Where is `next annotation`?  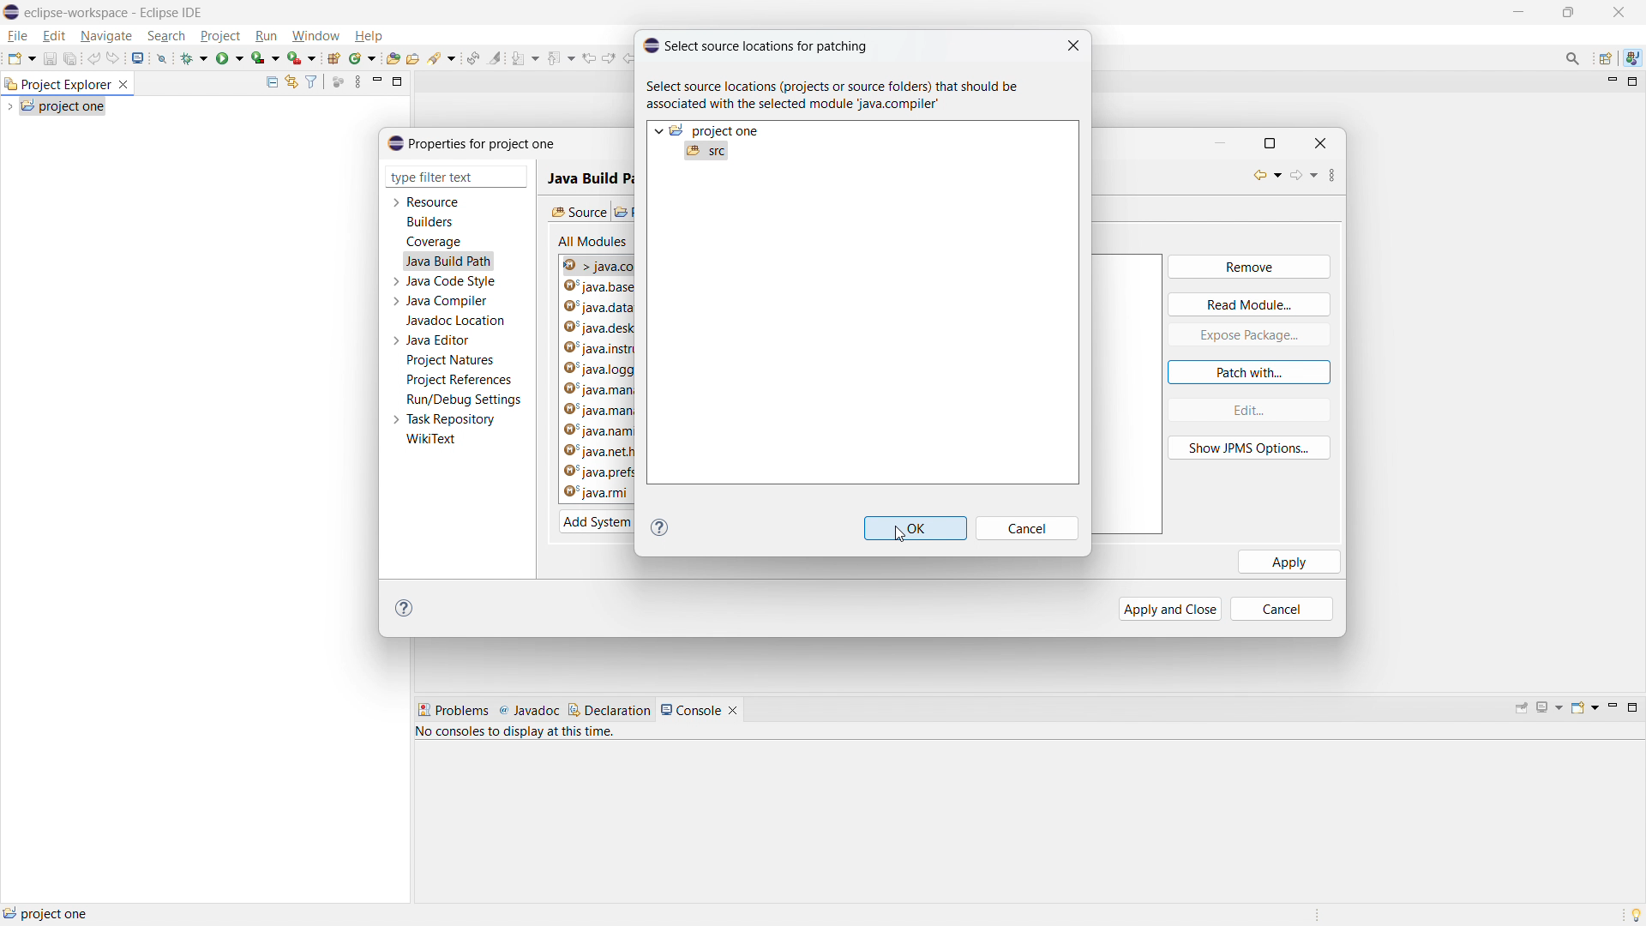
next annotation is located at coordinates (525, 58).